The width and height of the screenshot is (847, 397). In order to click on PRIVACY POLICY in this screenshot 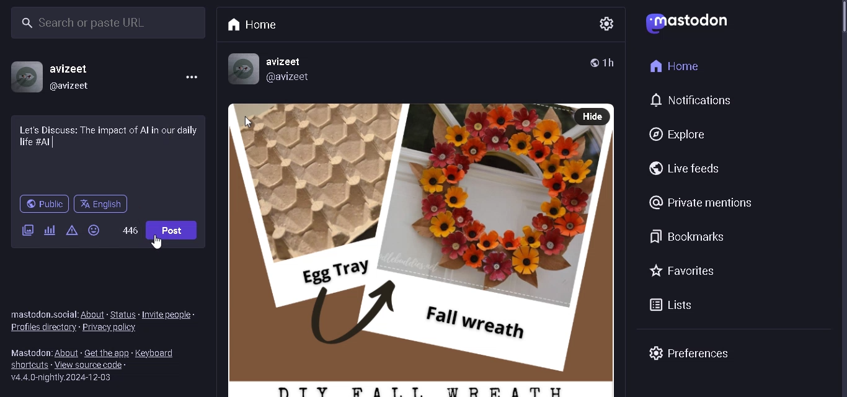, I will do `click(111, 331)`.